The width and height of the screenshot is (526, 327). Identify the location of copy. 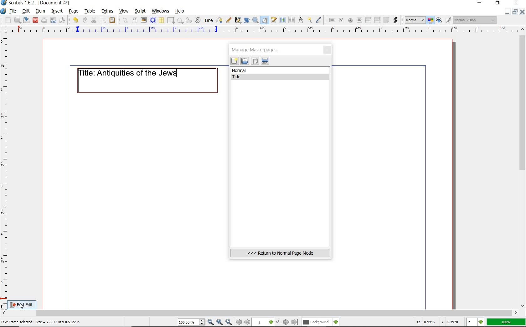
(103, 20).